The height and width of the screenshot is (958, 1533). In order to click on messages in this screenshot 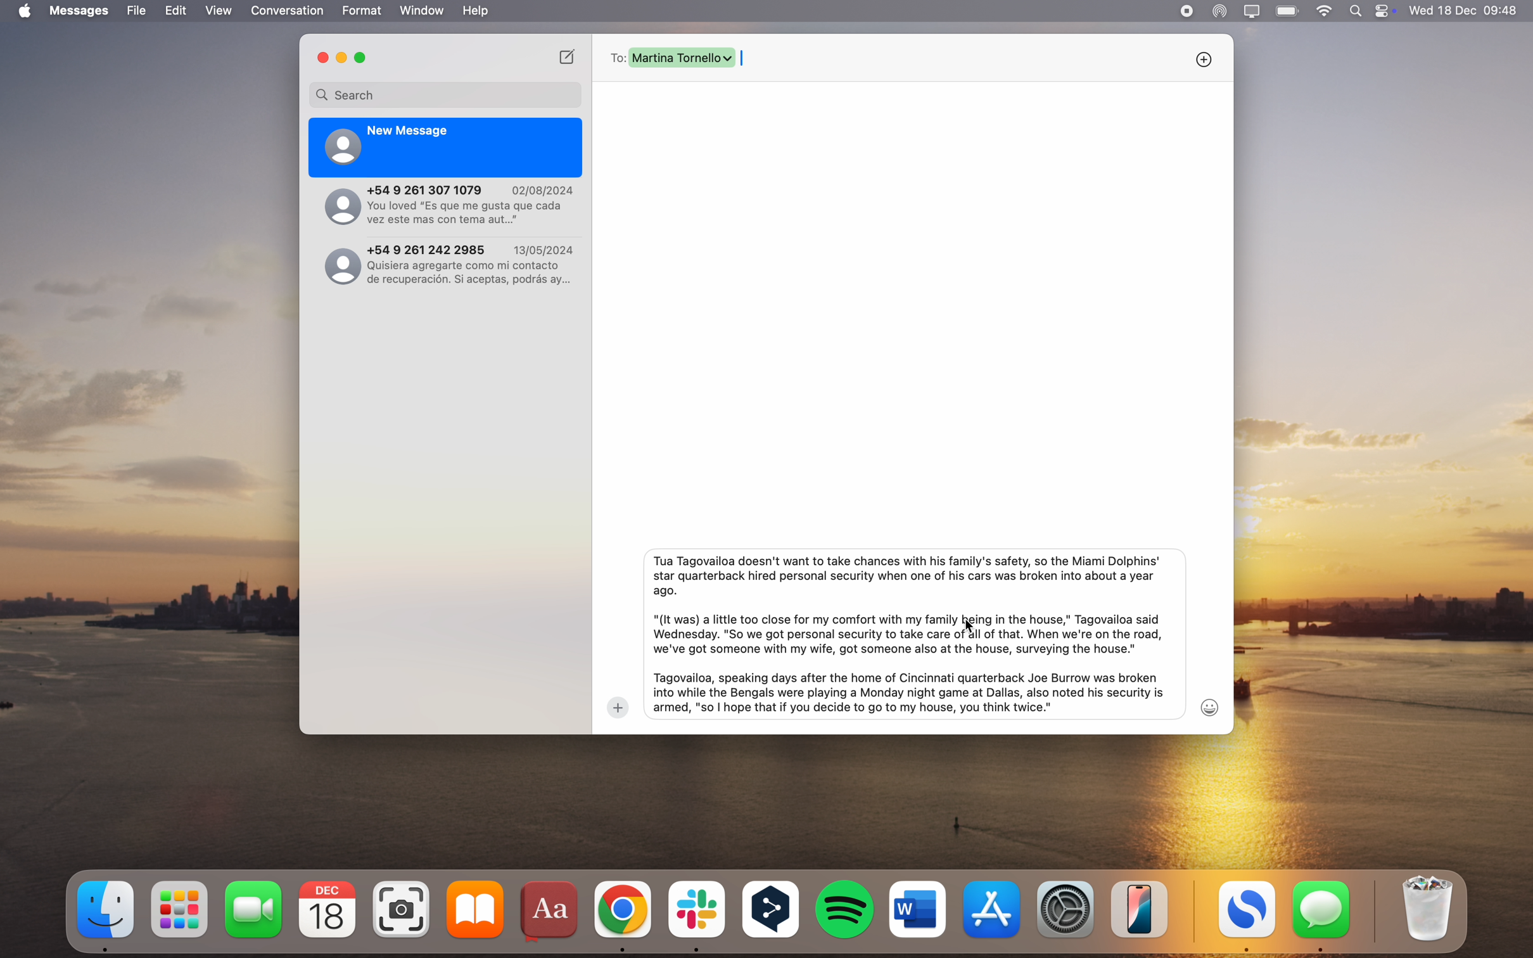, I will do `click(1322, 916)`.